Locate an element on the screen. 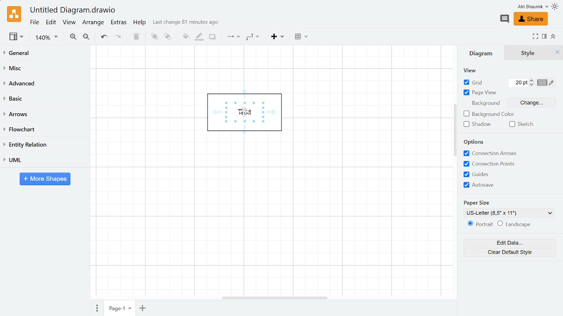 This screenshot has height=316, width=563. Current window is located at coordinates (72, 11).